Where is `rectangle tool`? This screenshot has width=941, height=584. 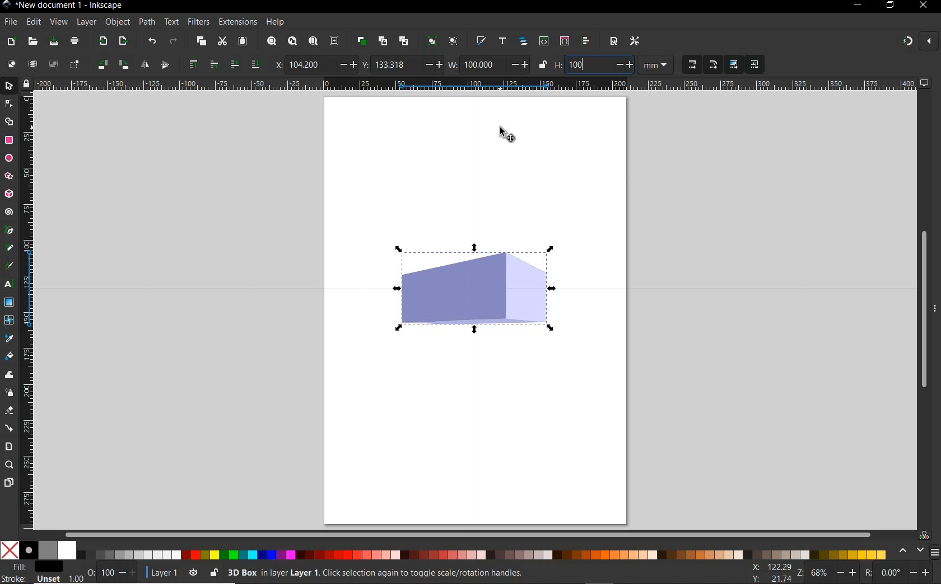 rectangle tool is located at coordinates (9, 140).